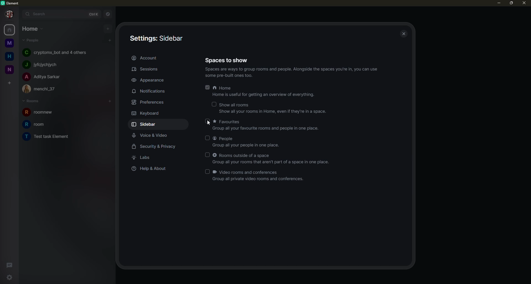 The image size is (531, 284). Describe the element at coordinates (44, 65) in the screenshot. I see `people` at that location.